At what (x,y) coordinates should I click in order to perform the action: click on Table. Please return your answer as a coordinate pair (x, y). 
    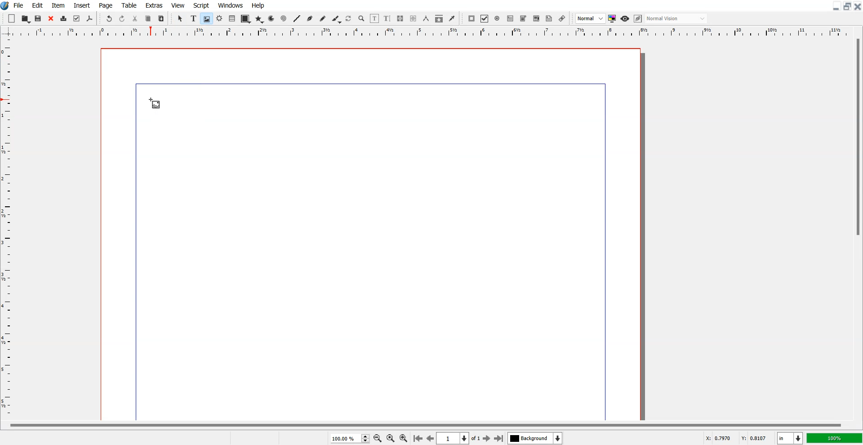
    Looking at the image, I should click on (129, 5).